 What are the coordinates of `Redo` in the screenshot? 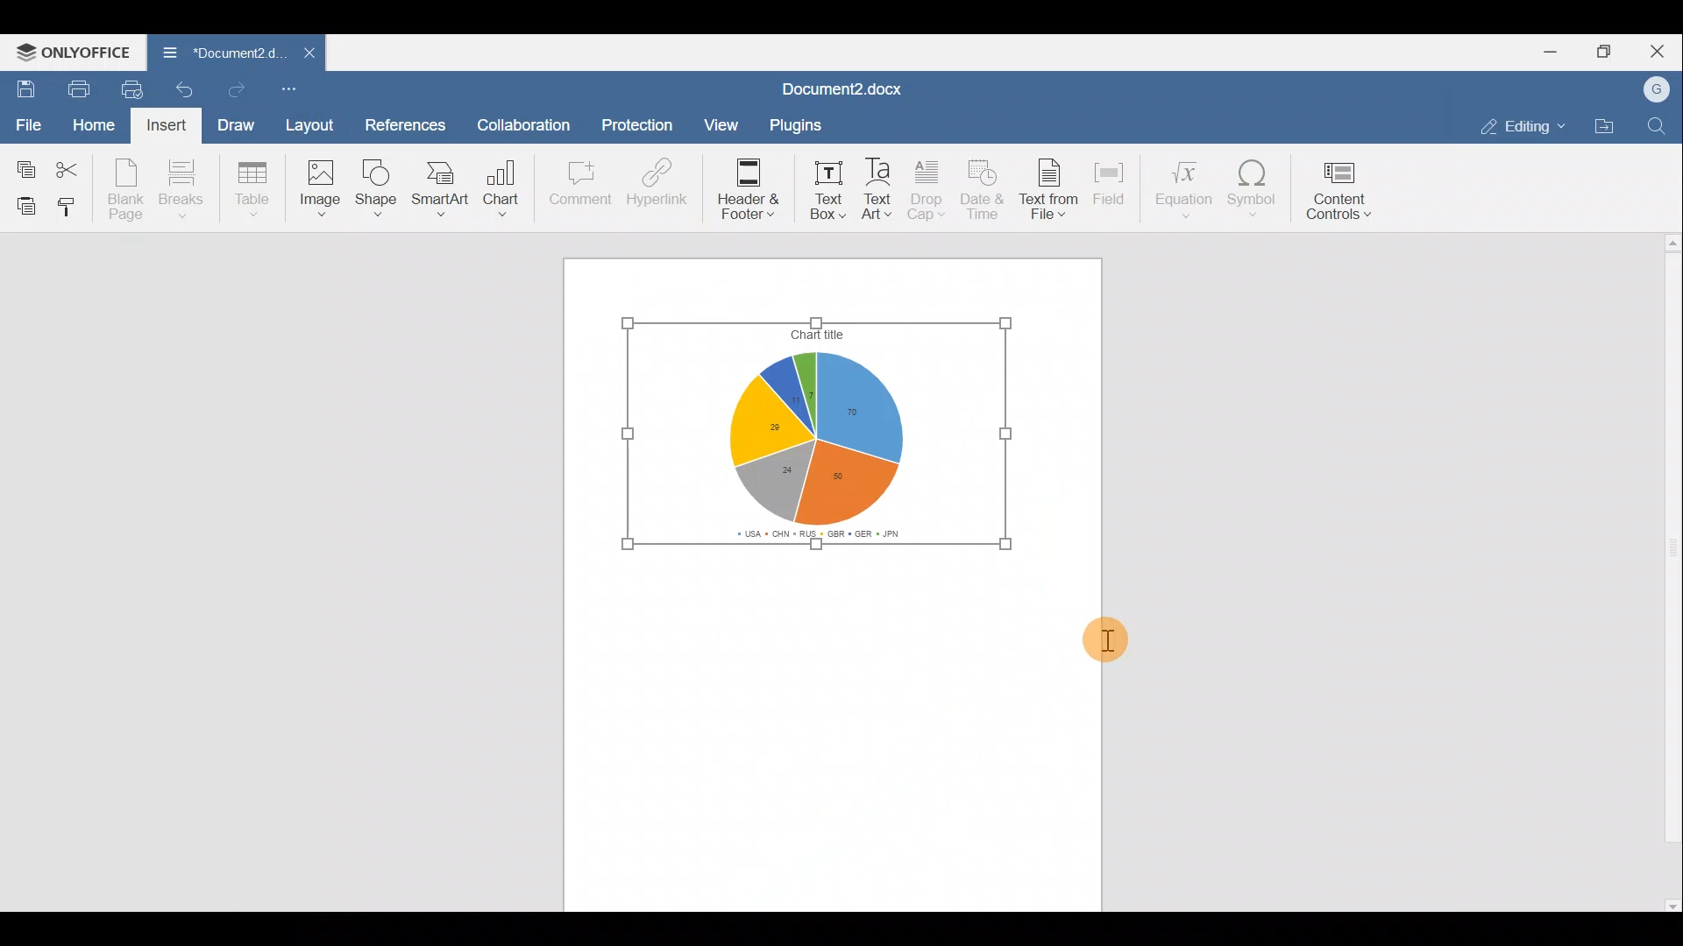 It's located at (243, 91).